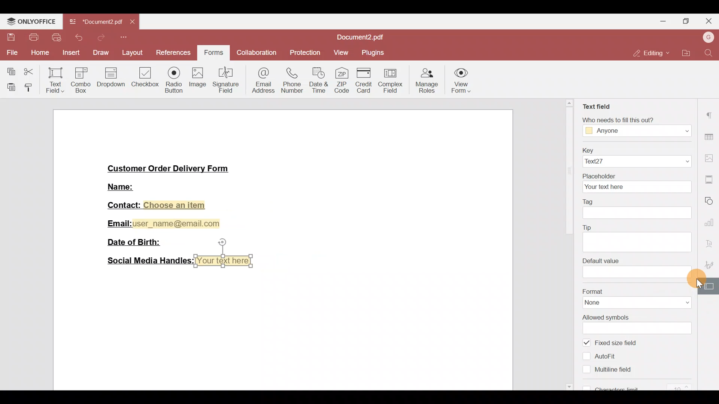 Image resolution: width=719 pixels, height=404 pixels. I want to click on Insert, so click(70, 53).